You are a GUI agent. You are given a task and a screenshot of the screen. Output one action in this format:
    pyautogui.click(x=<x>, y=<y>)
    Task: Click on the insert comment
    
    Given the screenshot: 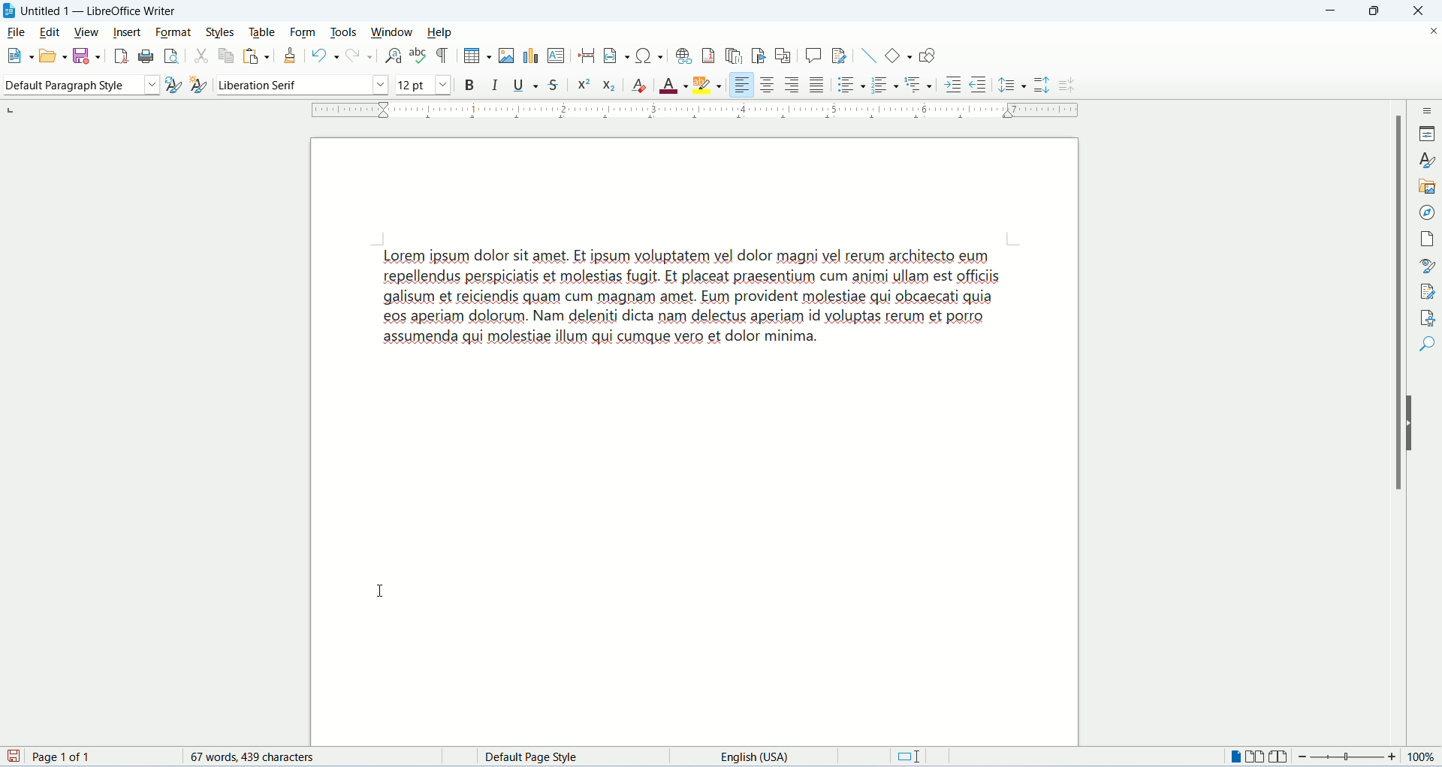 What is the action you would take?
    pyautogui.click(x=813, y=54)
    